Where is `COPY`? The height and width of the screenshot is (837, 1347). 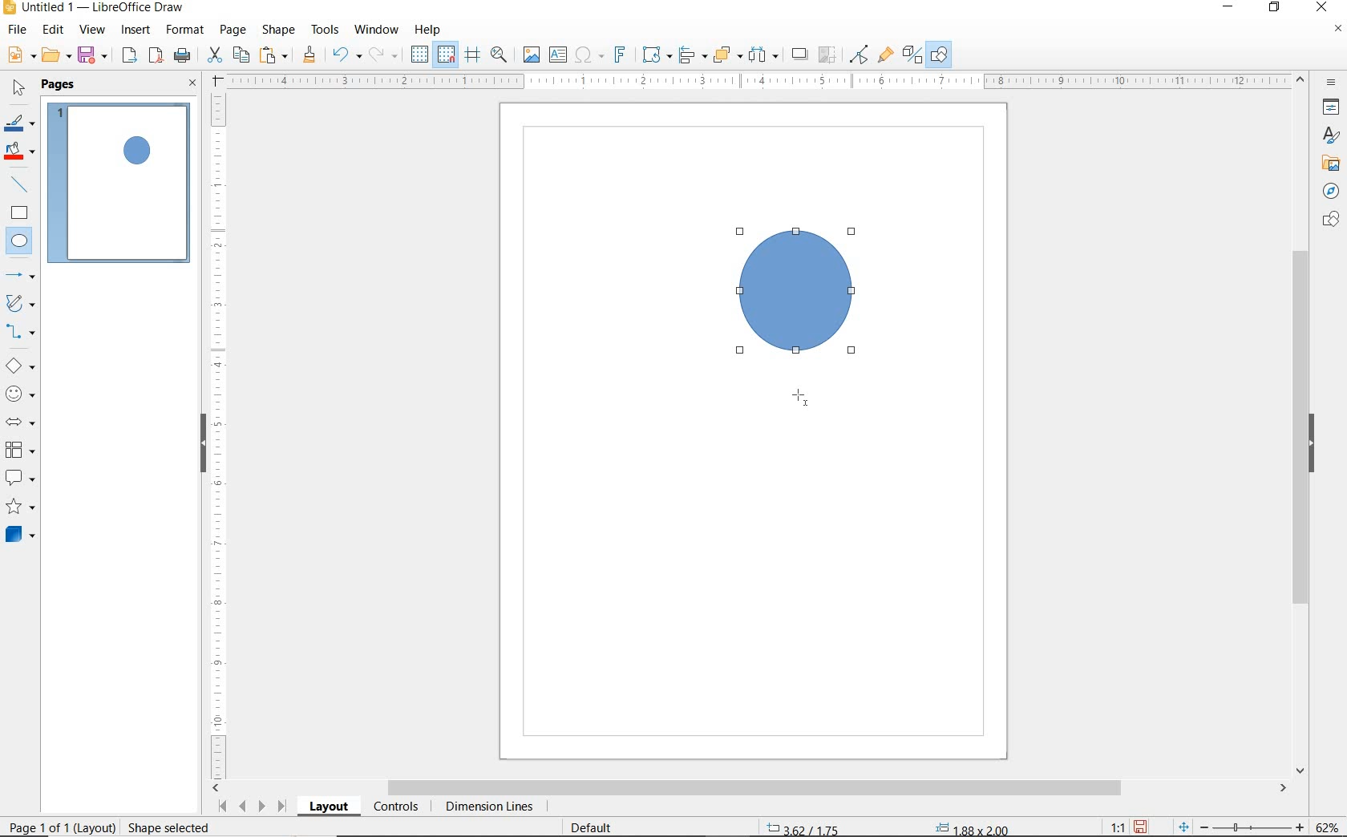 COPY is located at coordinates (241, 54).